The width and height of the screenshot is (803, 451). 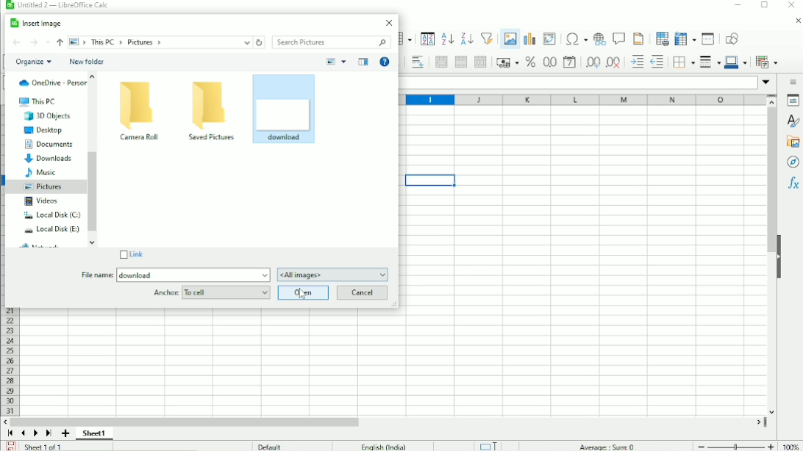 What do you see at coordinates (135, 275) in the screenshot?
I see `download` at bounding box center [135, 275].